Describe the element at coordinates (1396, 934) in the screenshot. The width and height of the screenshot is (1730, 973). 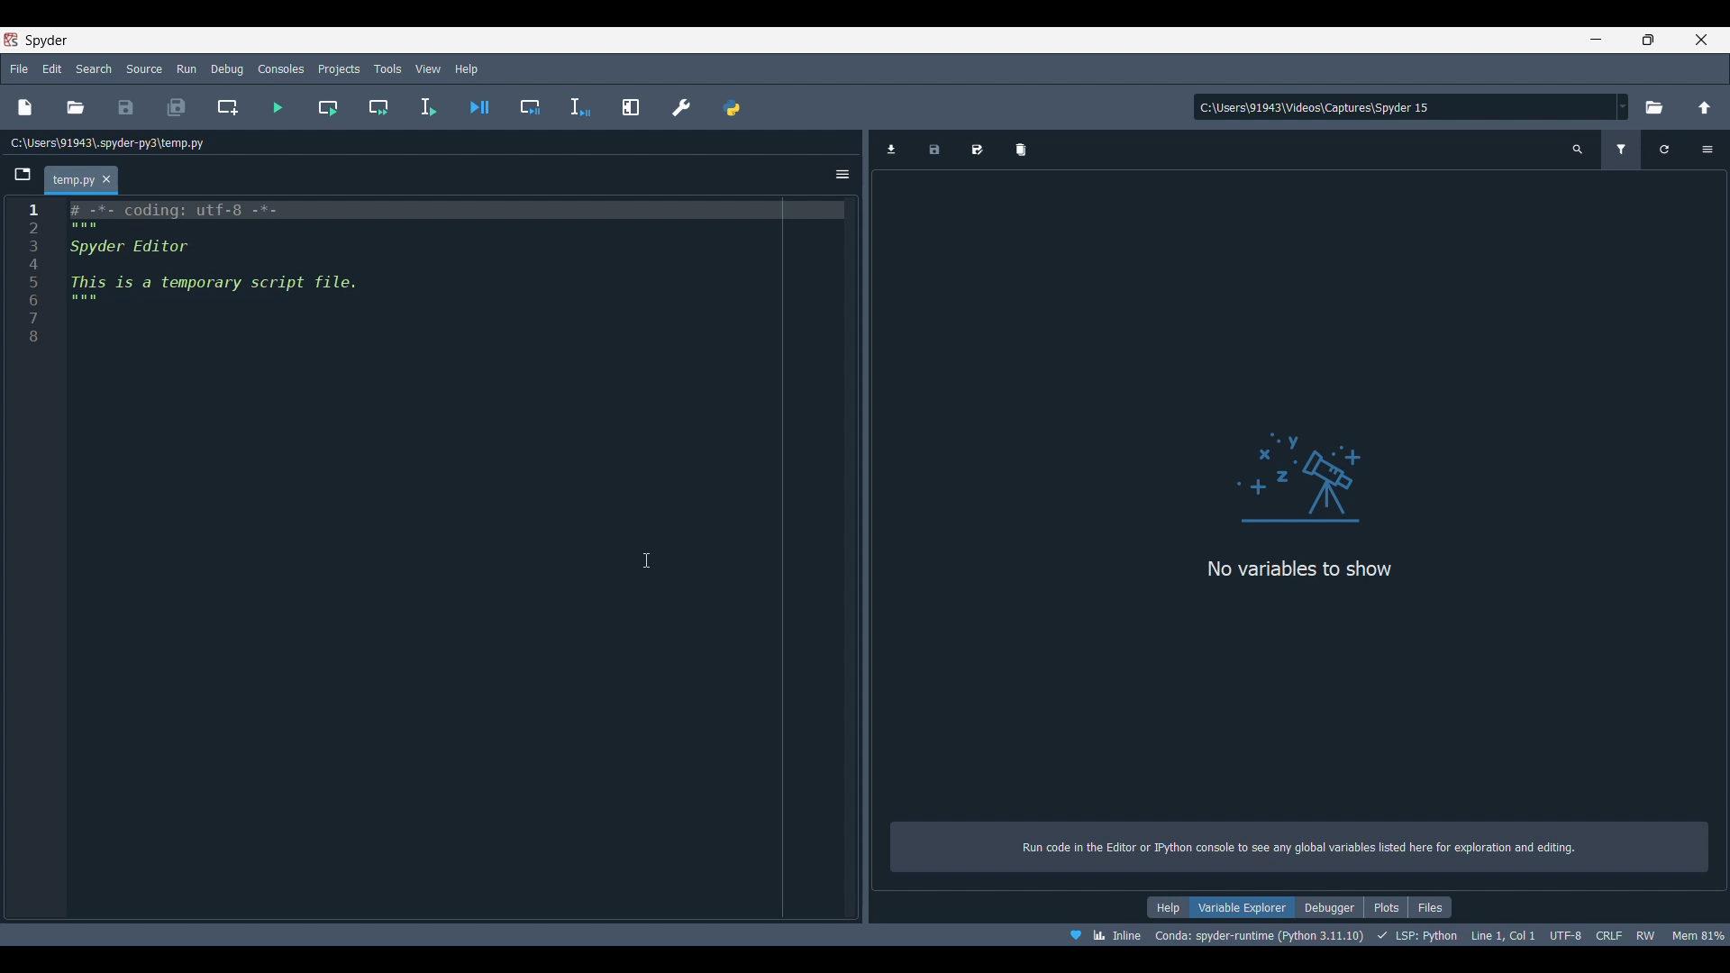
I see `Code details` at that location.